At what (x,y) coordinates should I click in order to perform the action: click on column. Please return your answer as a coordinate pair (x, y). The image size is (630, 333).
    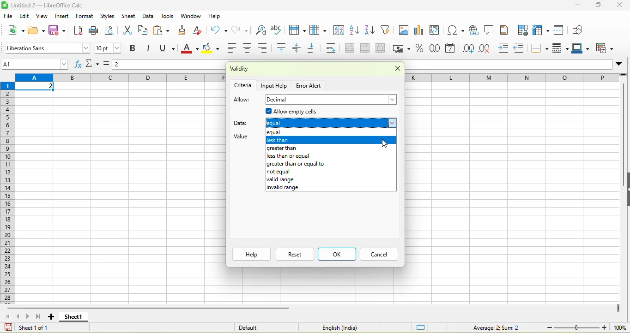
    Looking at the image, I should click on (320, 30).